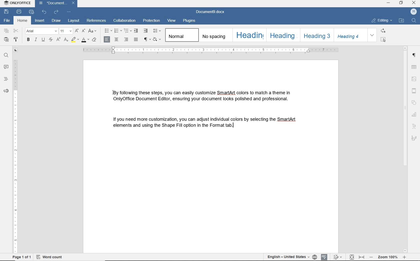  I want to click on feedback & support, so click(6, 91).